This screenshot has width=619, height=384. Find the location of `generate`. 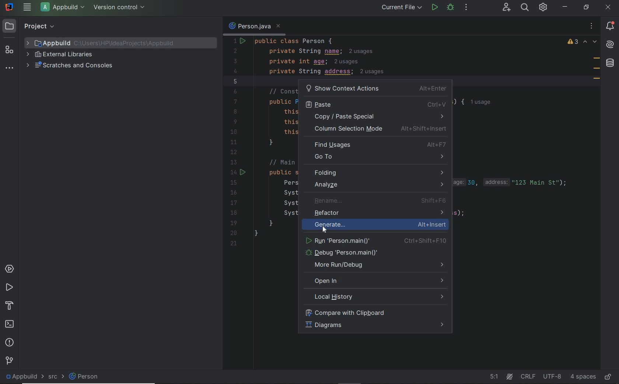

generate is located at coordinates (392, 226).